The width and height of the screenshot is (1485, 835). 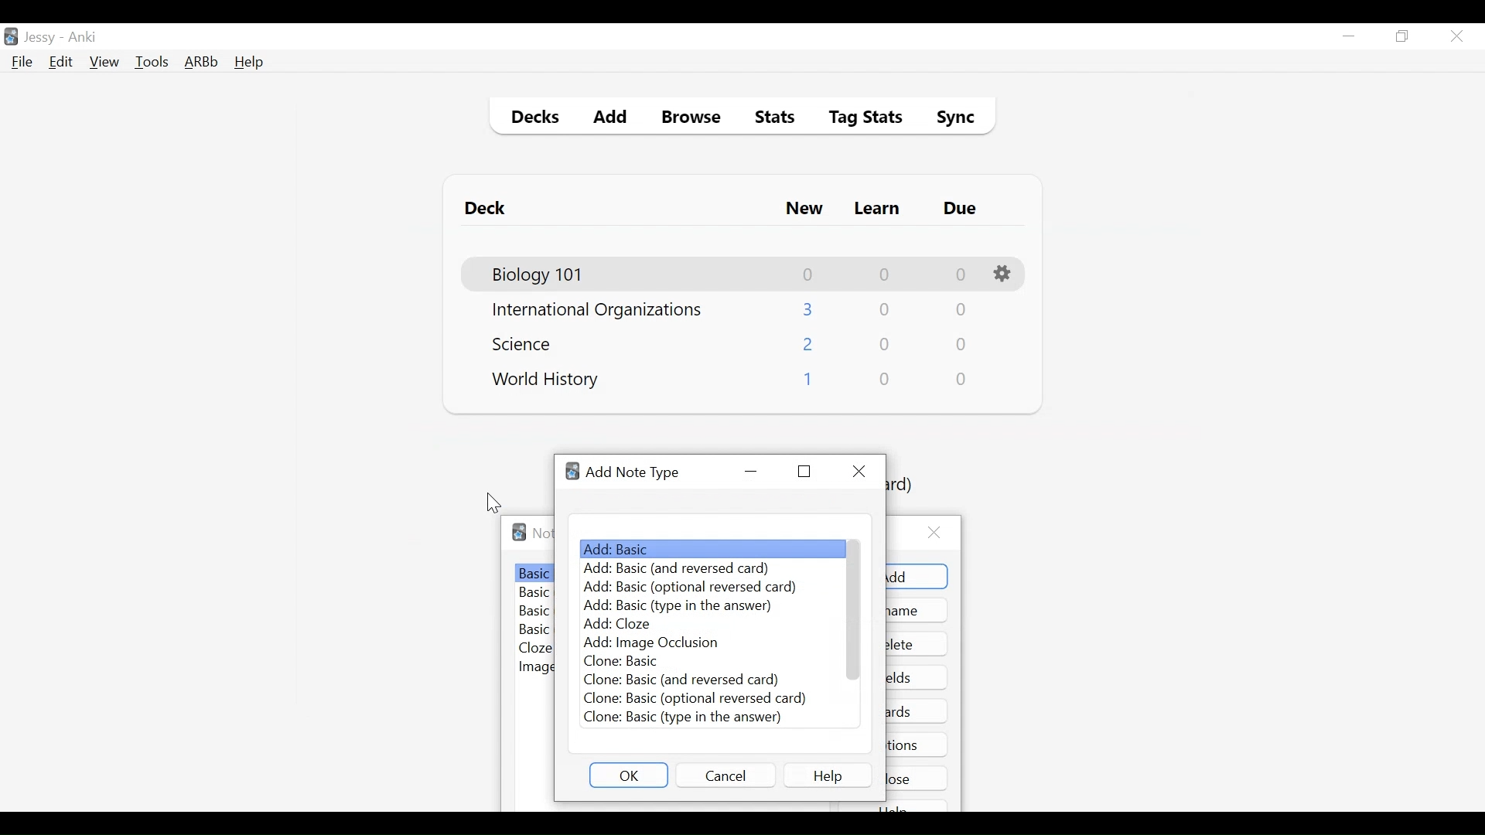 I want to click on Due Card Count, so click(x=962, y=346).